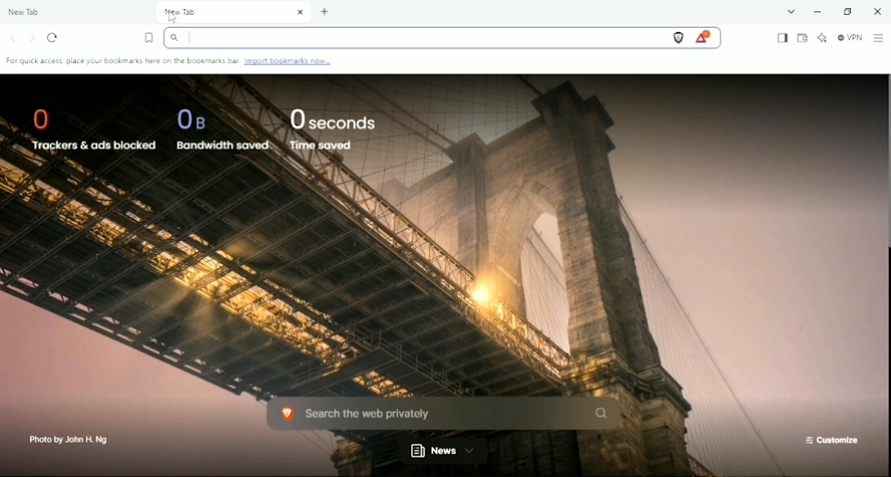 The width and height of the screenshot is (891, 477). I want to click on 0 seconds Time saved, so click(331, 130).